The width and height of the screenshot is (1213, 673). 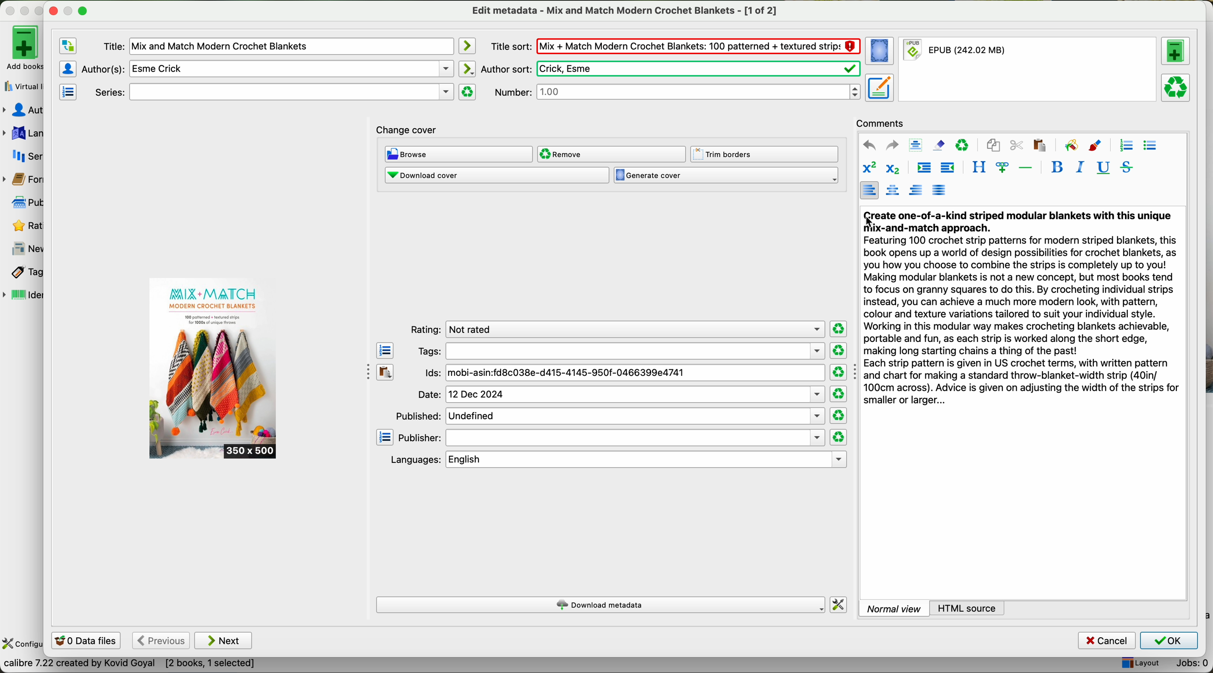 What do you see at coordinates (870, 223) in the screenshot?
I see `cursor` at bounding box center [870, 223].